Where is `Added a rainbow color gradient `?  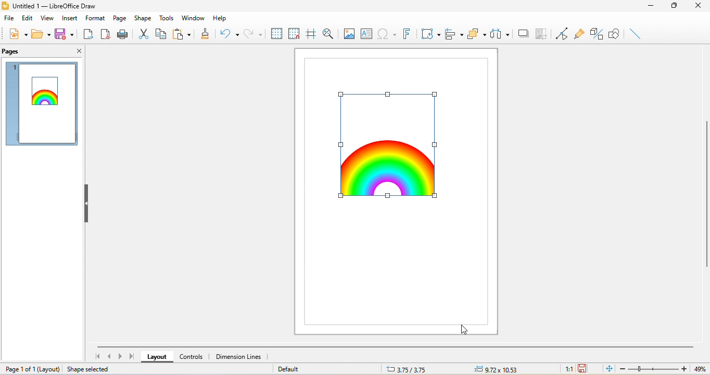
Added a rainbow color gradient  is located at coordinates (387, 144).